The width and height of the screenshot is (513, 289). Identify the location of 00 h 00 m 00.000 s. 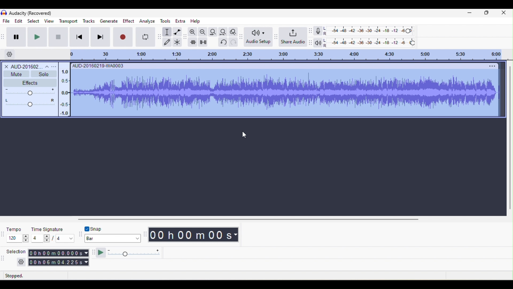
(59, 253).